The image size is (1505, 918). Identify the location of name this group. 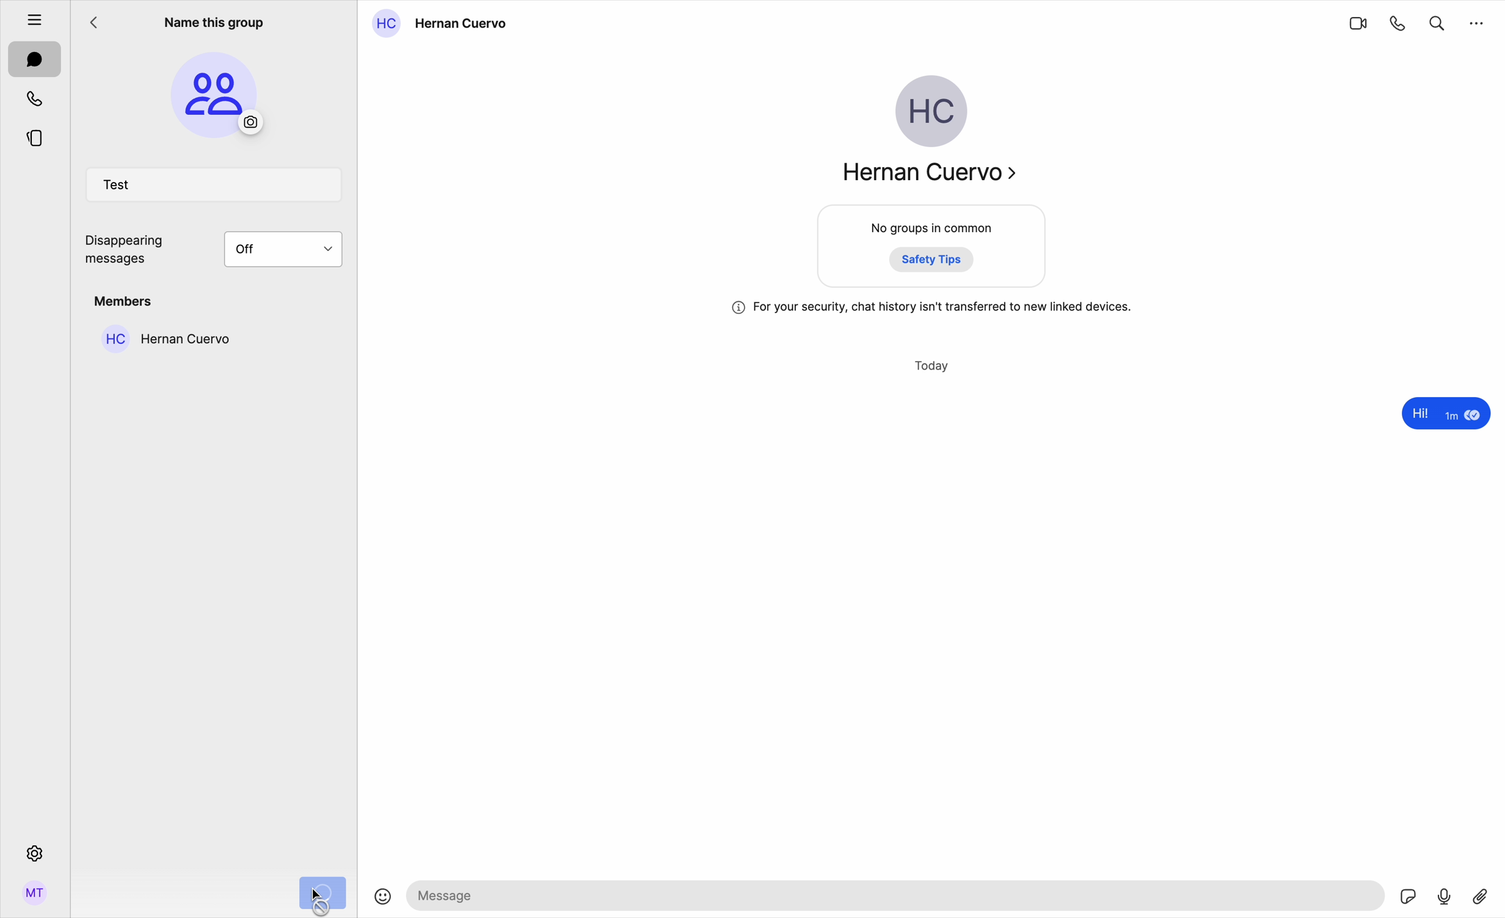
(213, 20).